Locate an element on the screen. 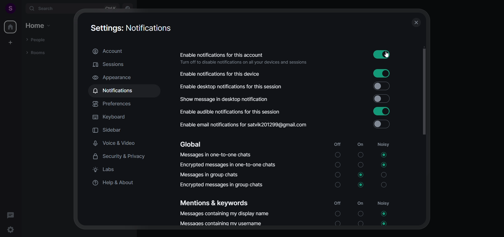 This screenshot has width=504, height=237. people is located at coordinates (37, 39).